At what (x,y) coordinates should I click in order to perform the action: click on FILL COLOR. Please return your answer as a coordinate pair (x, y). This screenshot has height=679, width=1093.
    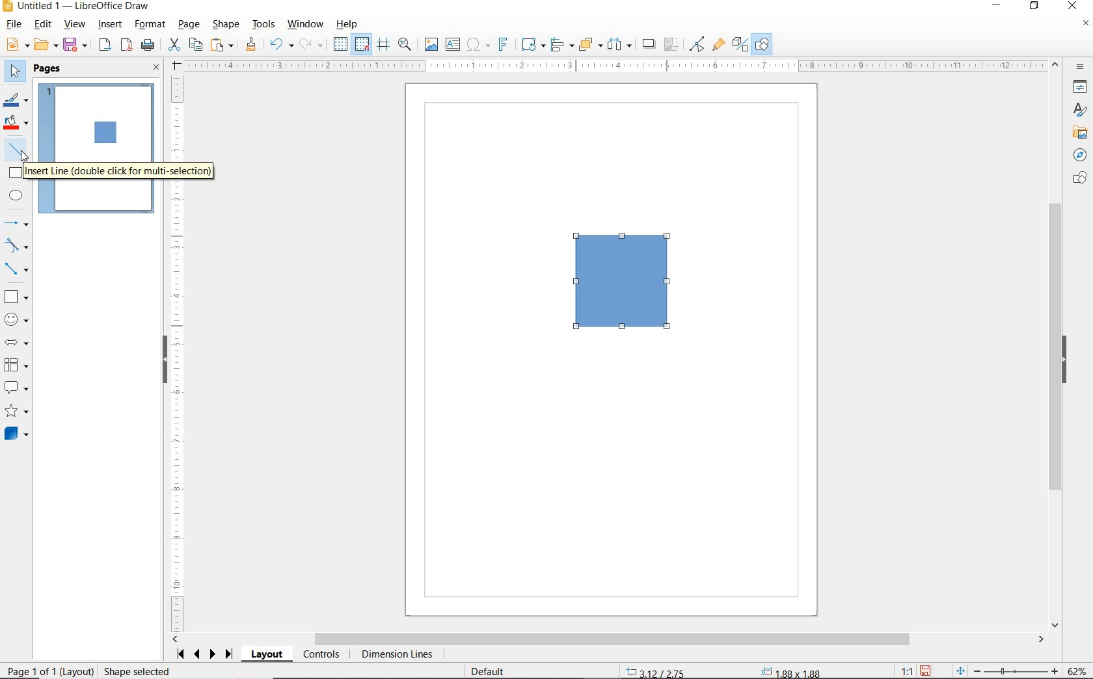
    Looking at the image, I should click on (17, 124).